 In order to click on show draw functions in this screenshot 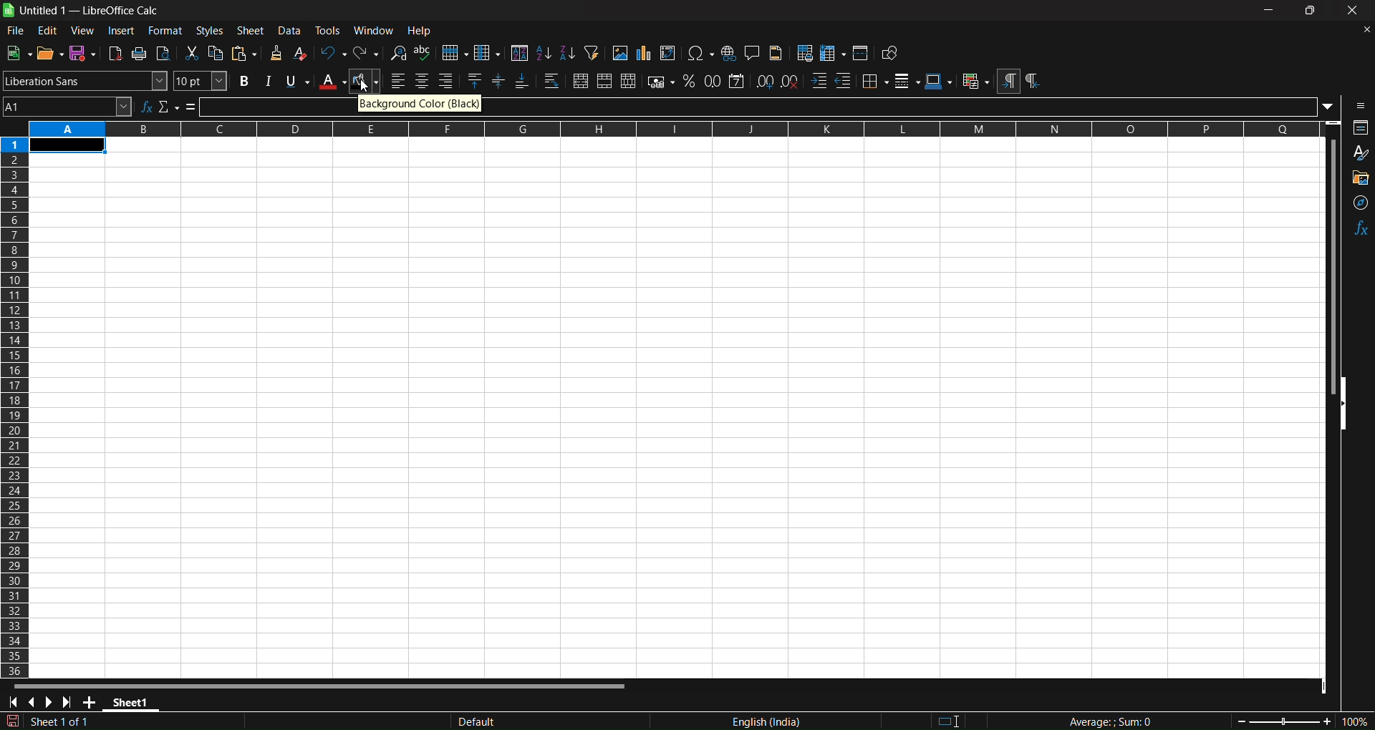, I will do `click(892, 54)`.